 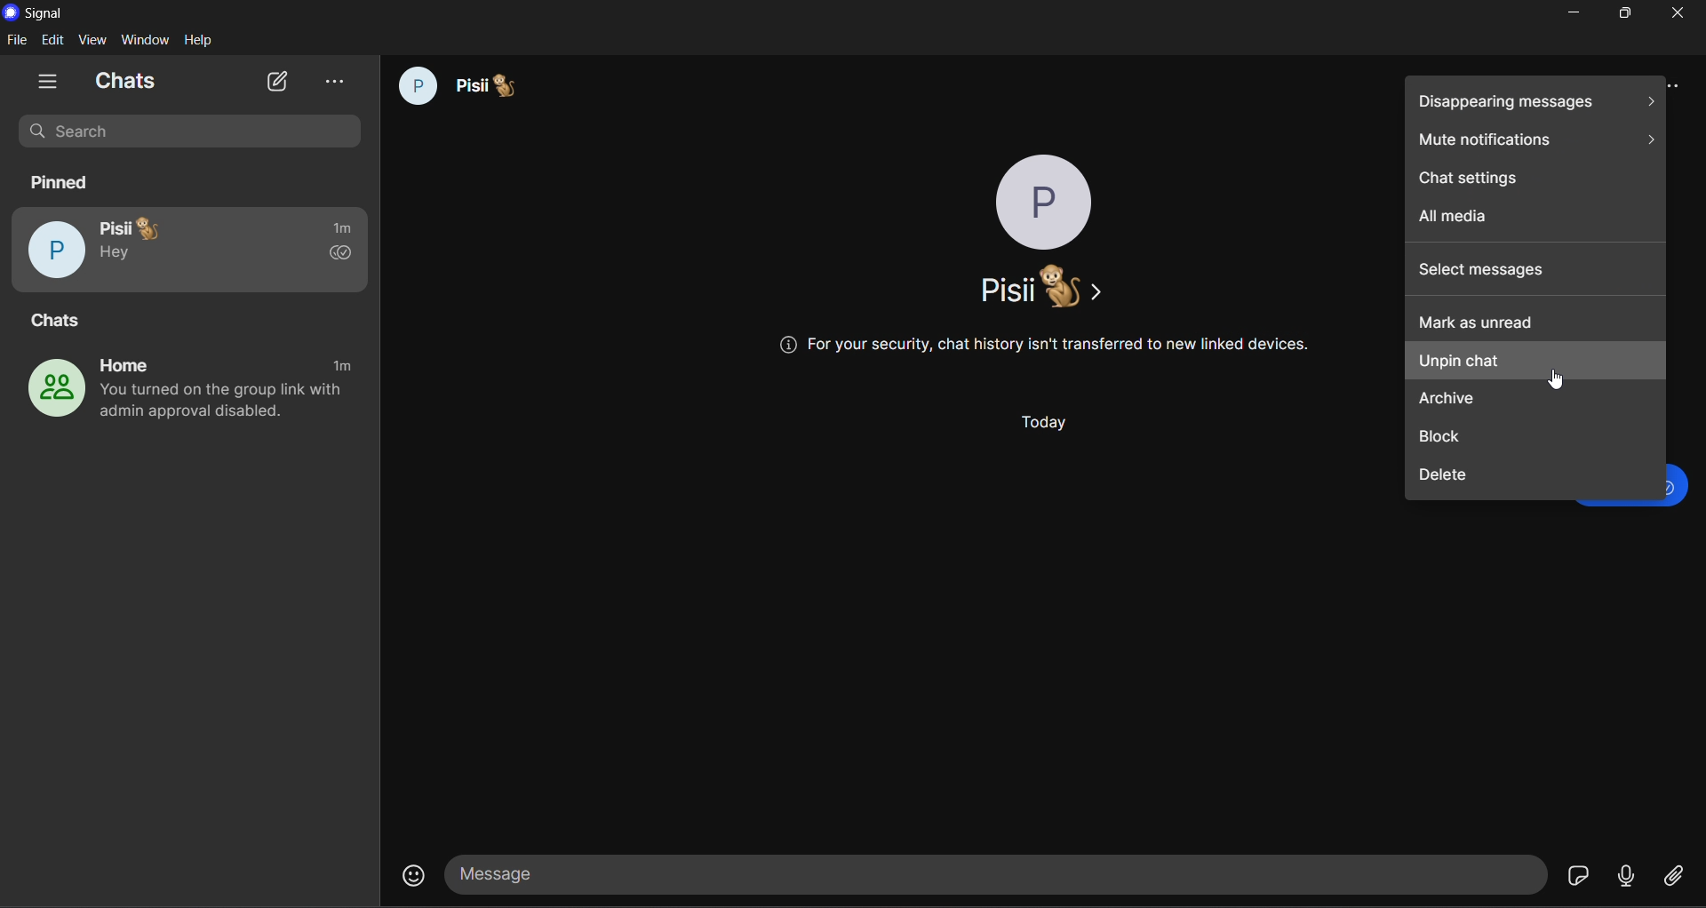 What do you see at coordinates (1538, 220) in the screenshot?
I see `all media` at bounding box center [1538, 220].